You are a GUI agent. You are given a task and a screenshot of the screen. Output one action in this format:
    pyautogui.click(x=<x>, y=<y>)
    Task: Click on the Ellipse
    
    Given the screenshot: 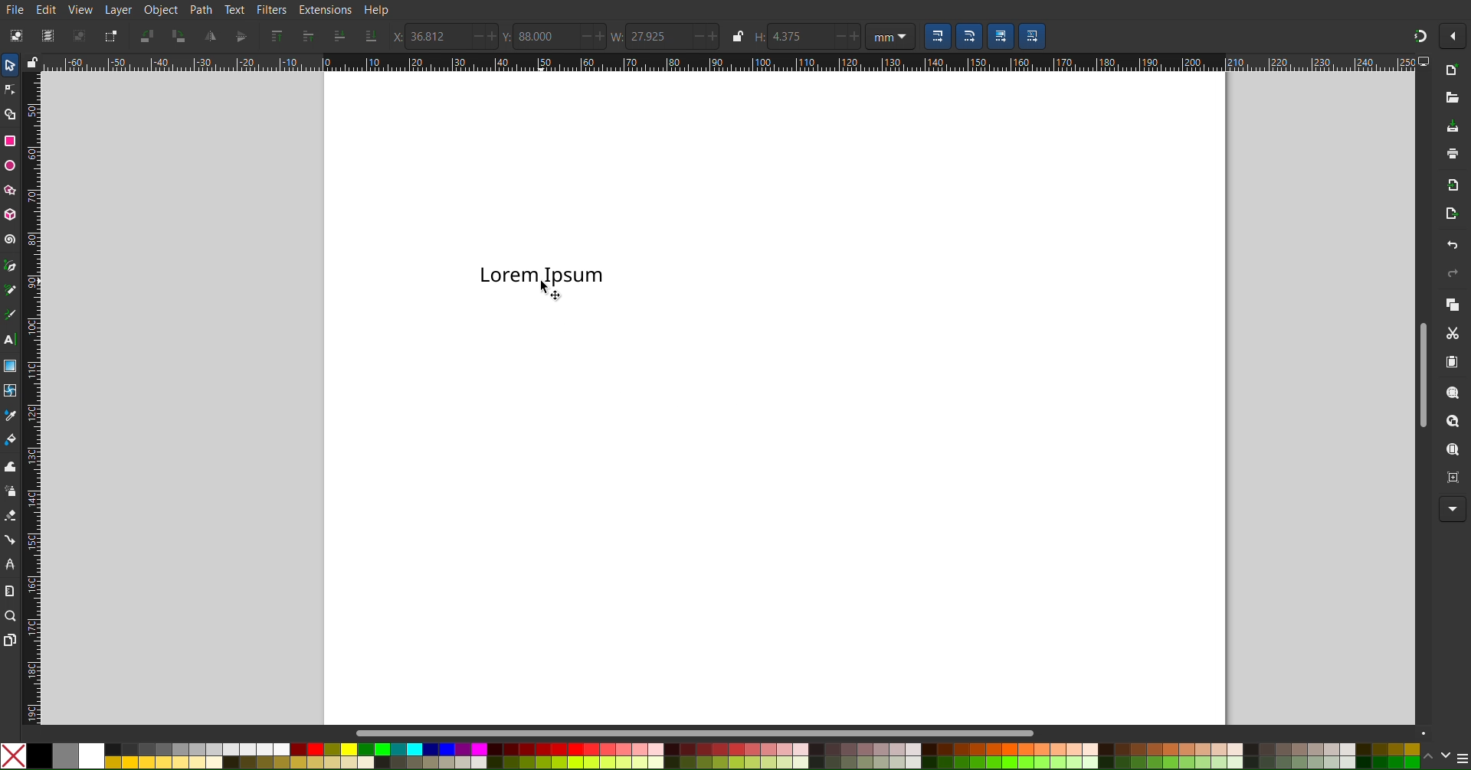 What is the action you would take?
    pyautogui.click(x=11, y=166)
    